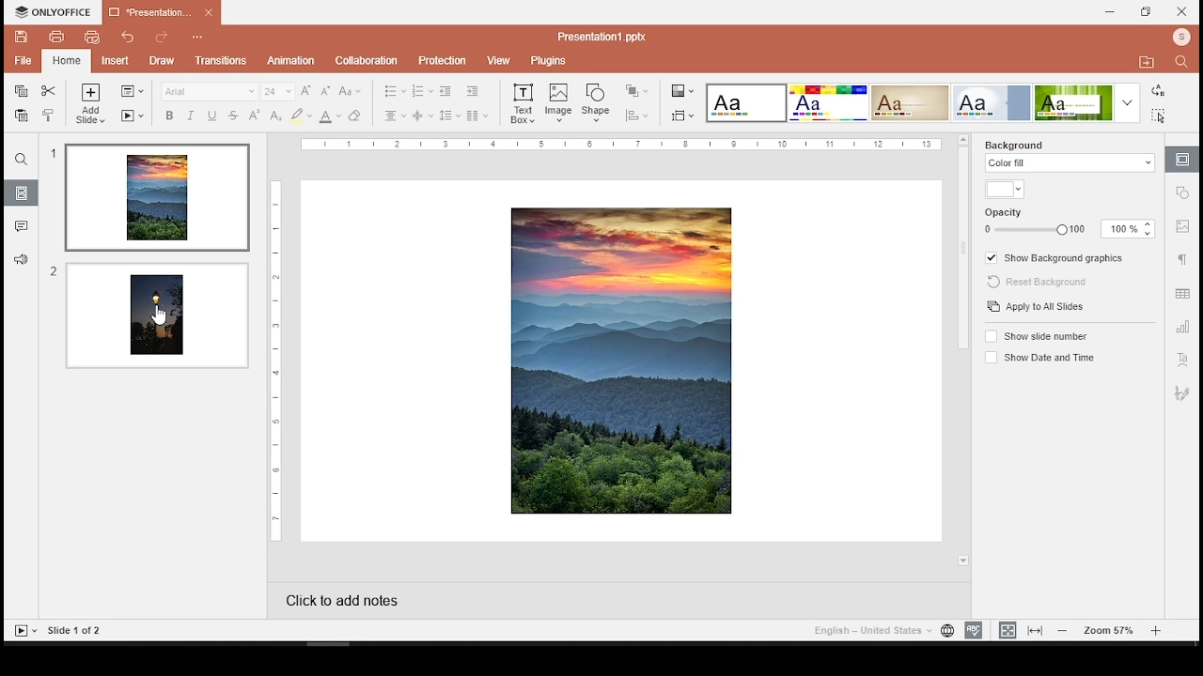  Describe the element at coordinates (497, 59) in the screenshot. I see `view` at that location.